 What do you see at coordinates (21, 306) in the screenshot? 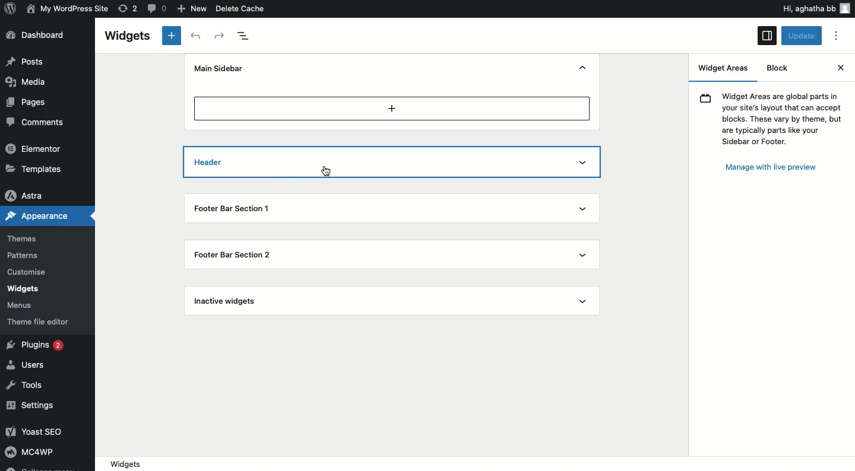
I see `Menus` at bounding box center [21, 306].